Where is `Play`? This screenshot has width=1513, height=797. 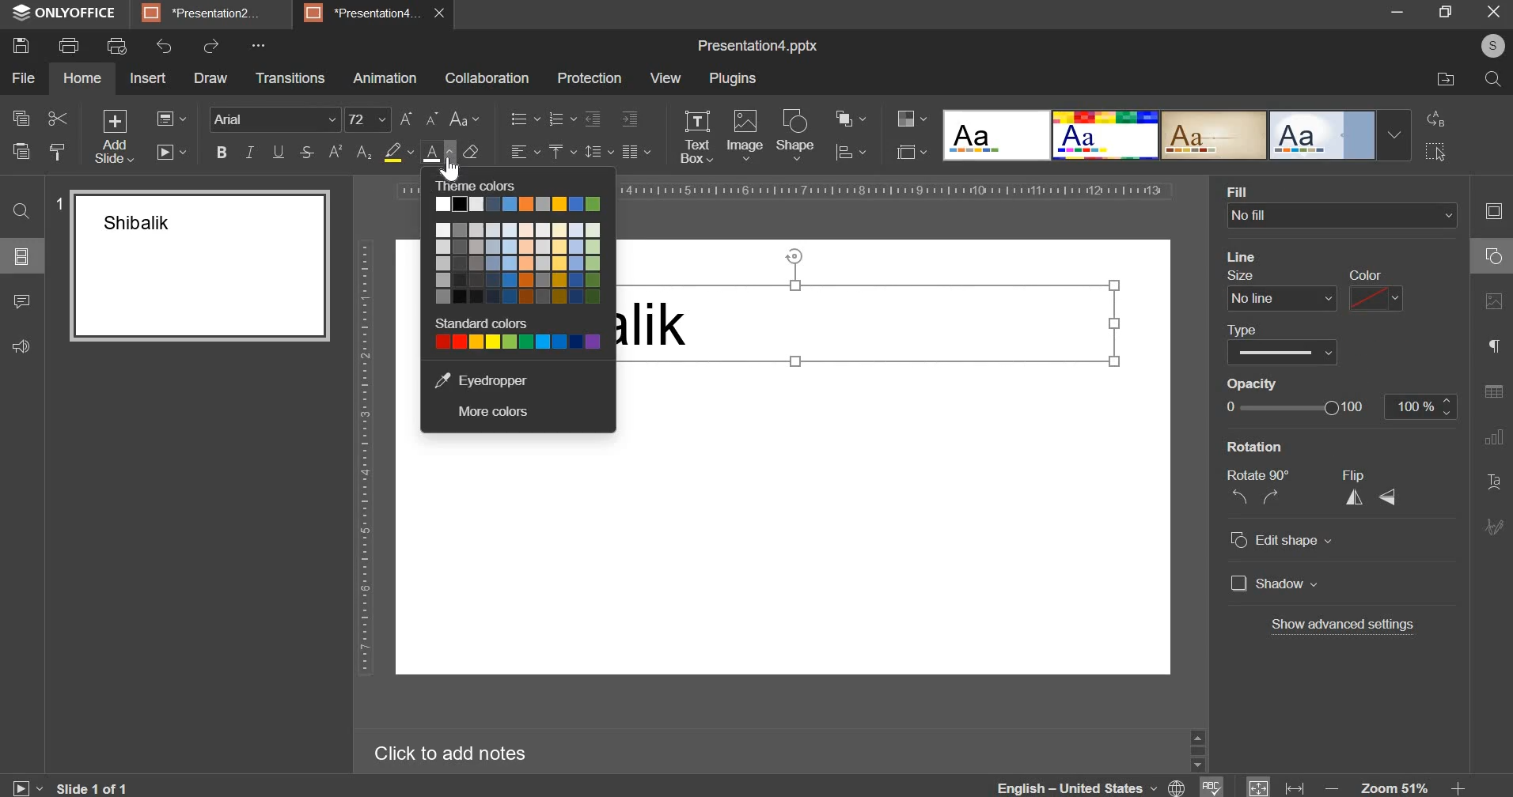
Play is located at coordinates (28, 784).